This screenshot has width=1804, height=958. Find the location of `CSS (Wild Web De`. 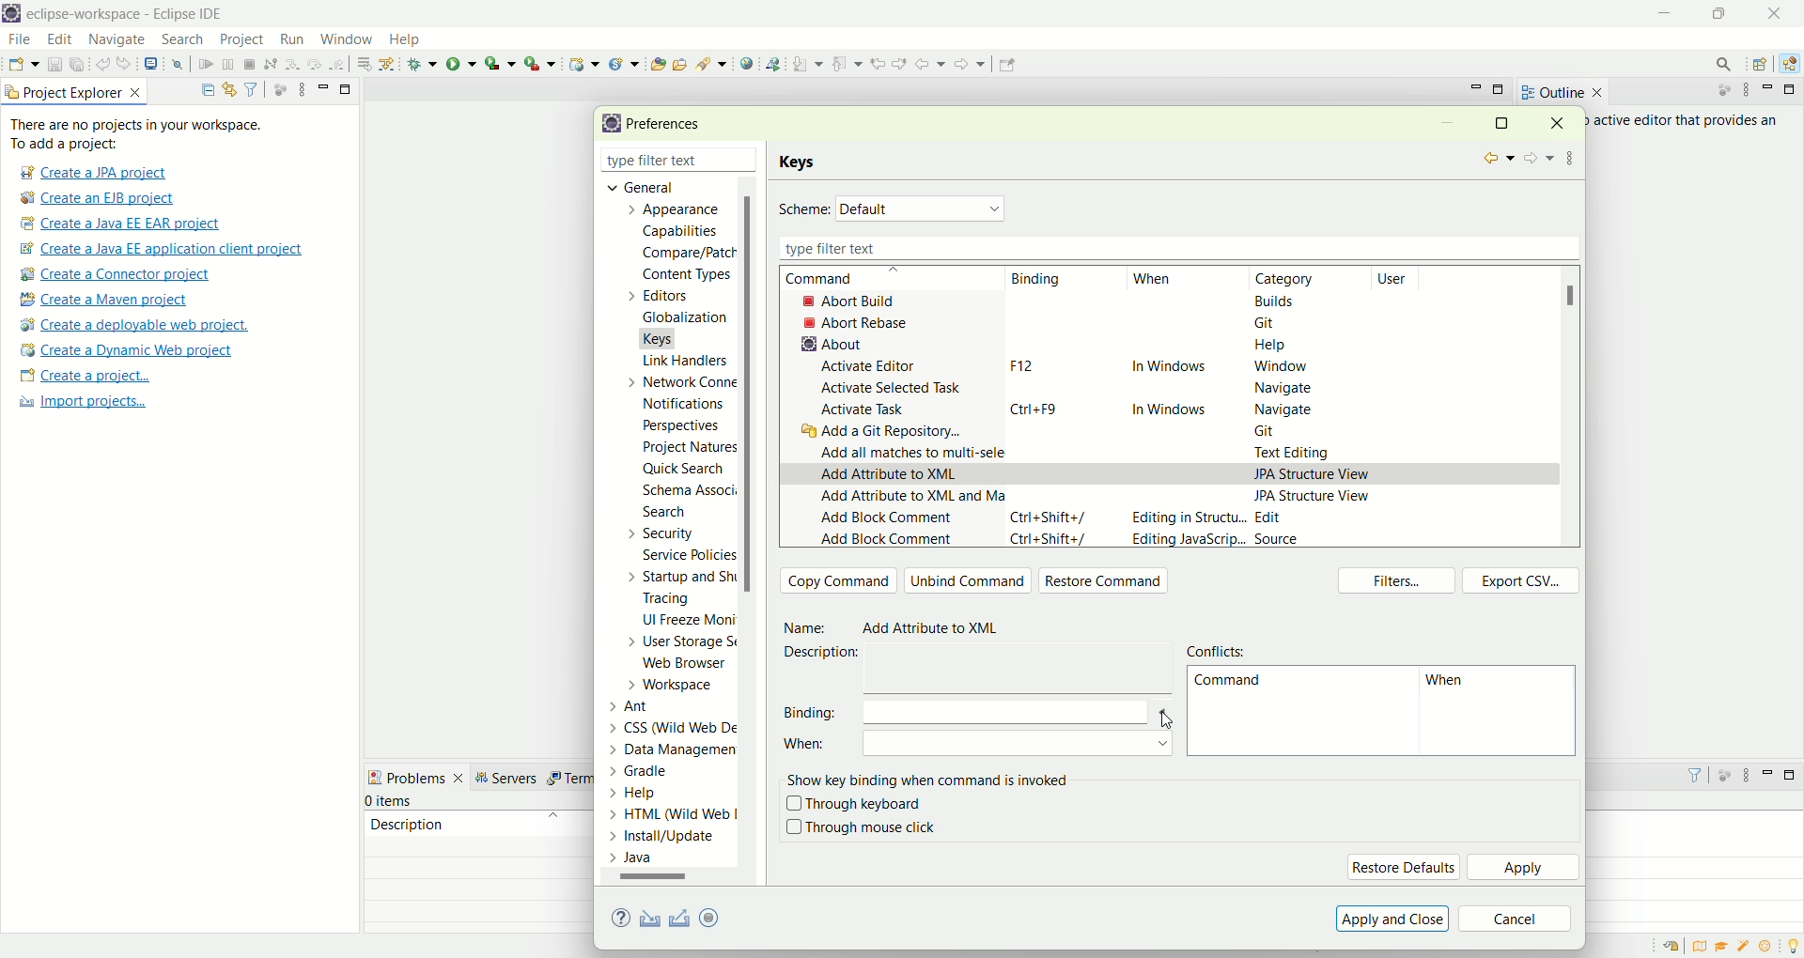

CSS (Wild Web De is located at coordinates (677, 725).